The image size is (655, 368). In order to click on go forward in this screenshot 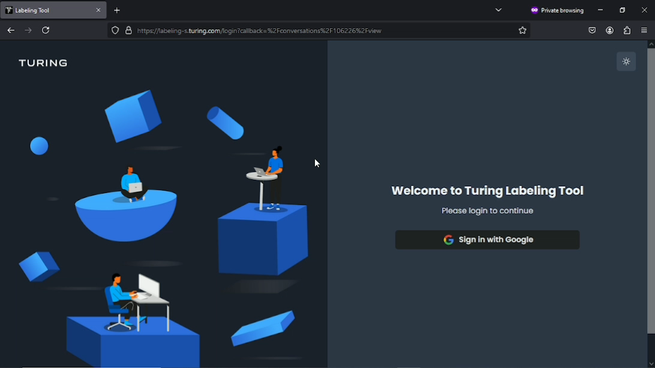, I will do `click(28, 29)`.